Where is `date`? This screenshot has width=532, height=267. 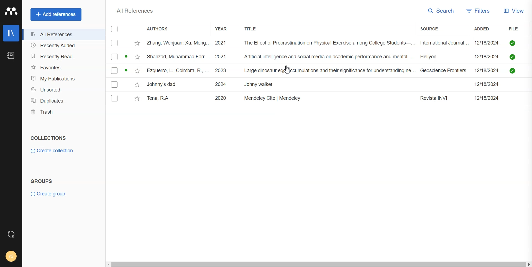
date is located at coordinates (486, 84).